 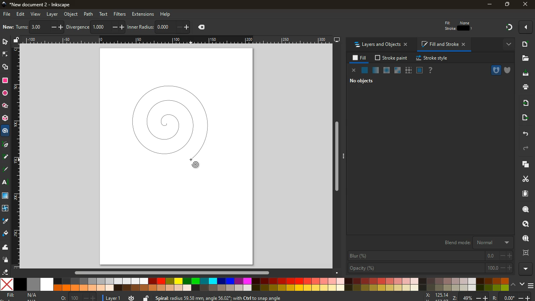 I want to click on spiral, so click(x=170, y=123).